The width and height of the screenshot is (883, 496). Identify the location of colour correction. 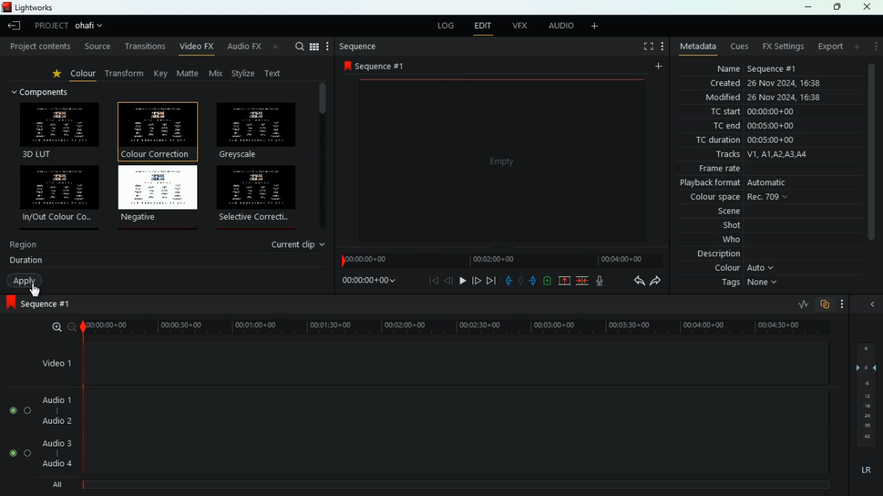
(155, 130).